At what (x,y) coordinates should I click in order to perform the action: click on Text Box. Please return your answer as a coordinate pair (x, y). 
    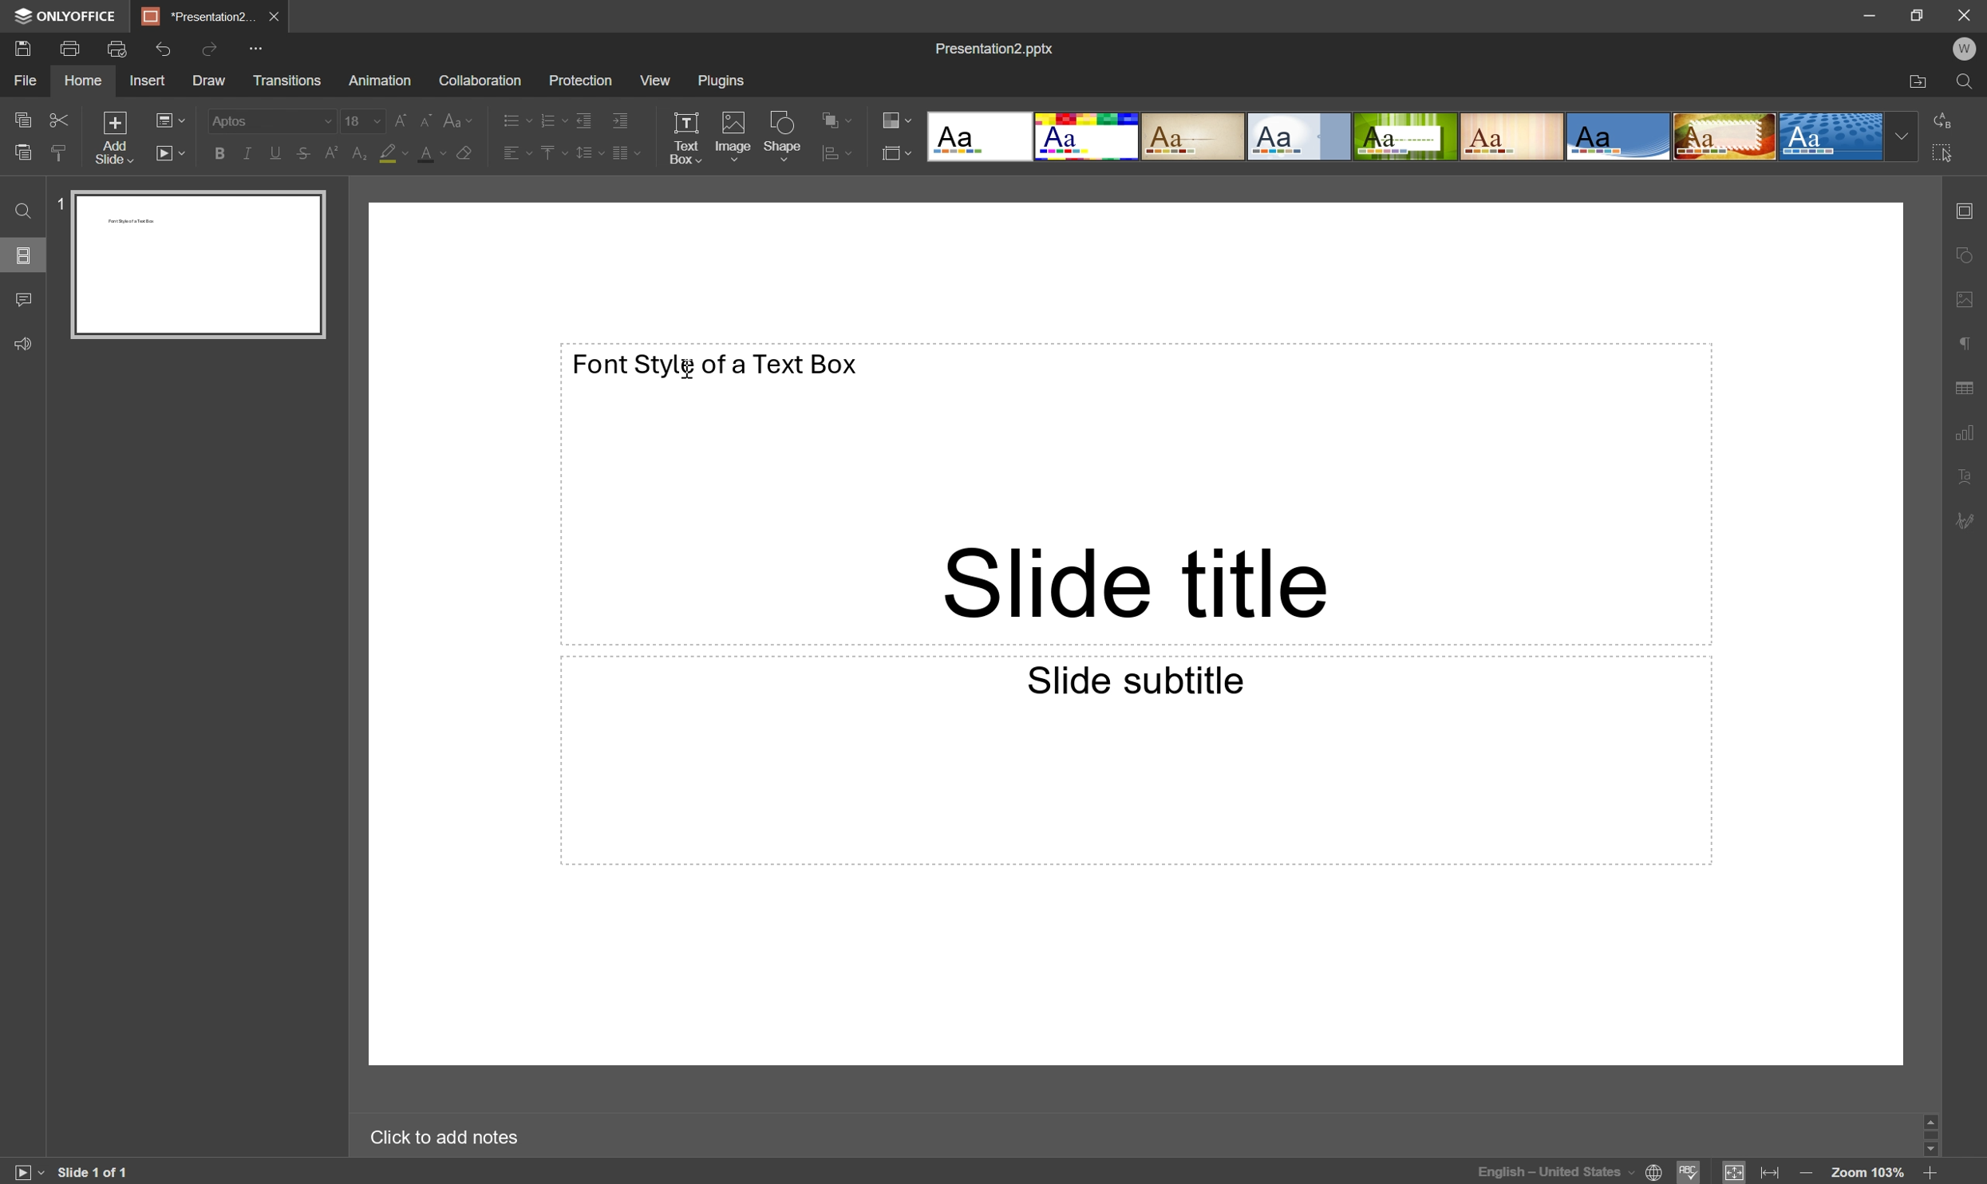
    Looking at the image, I should click on (685, 136).